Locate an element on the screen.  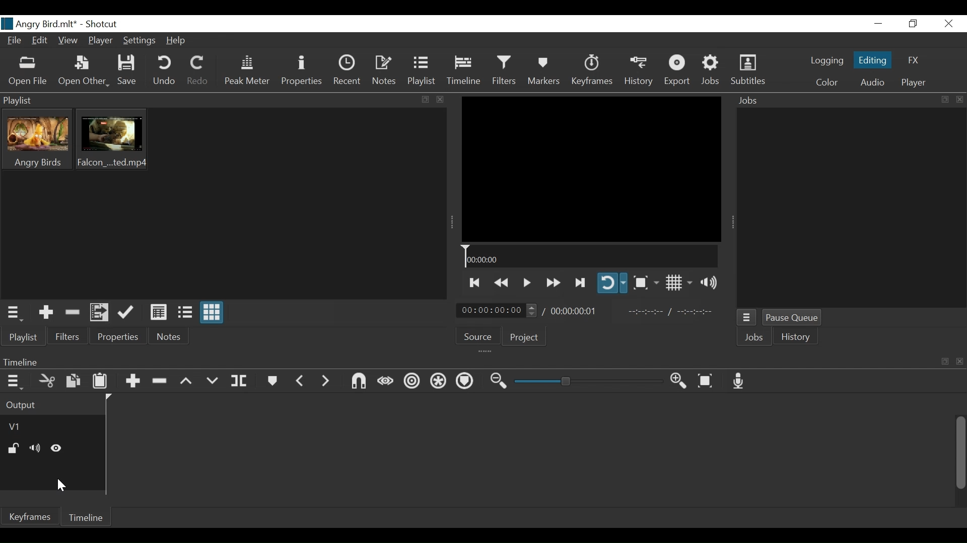
Toggle play or pause is located at coordinates (528, 283).